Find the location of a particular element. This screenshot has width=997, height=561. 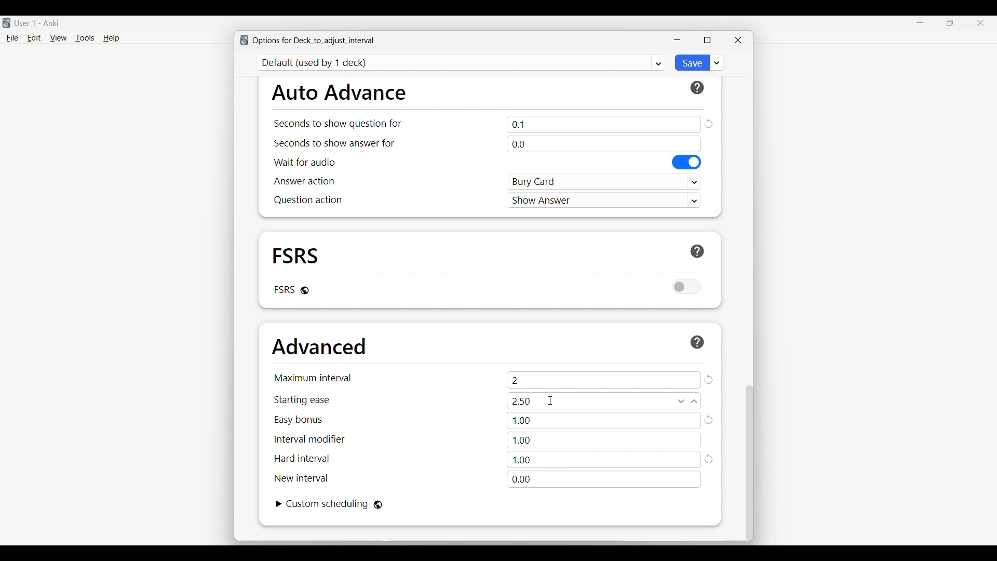

Window title is located at coordinates (314, 41).